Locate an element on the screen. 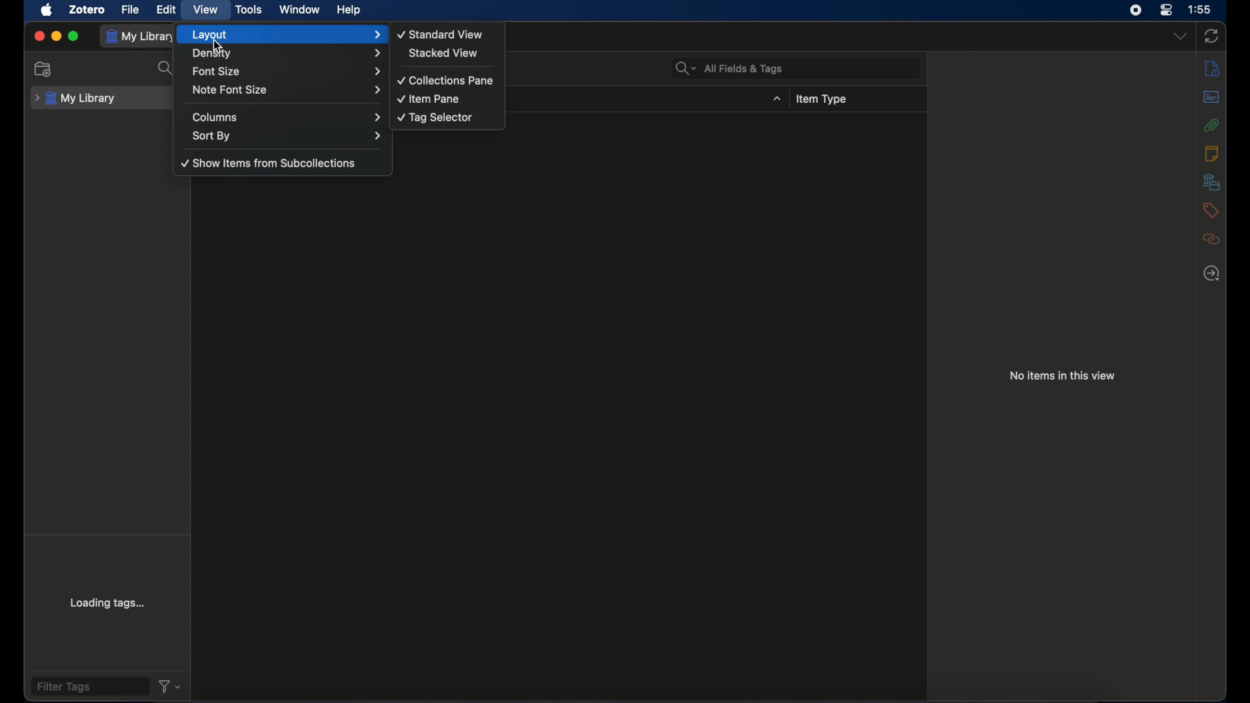 This screenshot has height=703, width=1250. tools is located at coordinates (250, 10).